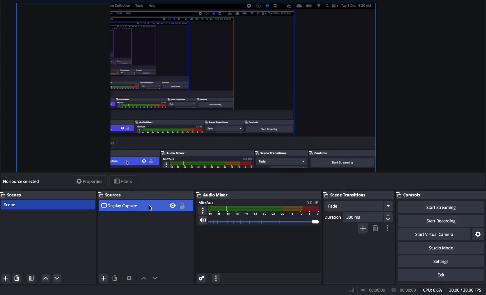 This screenshot has height=295, width=486. What do you see at coordinates (144, 278) in the screenshot?
I see `move up` at bounding box center [144, 278].